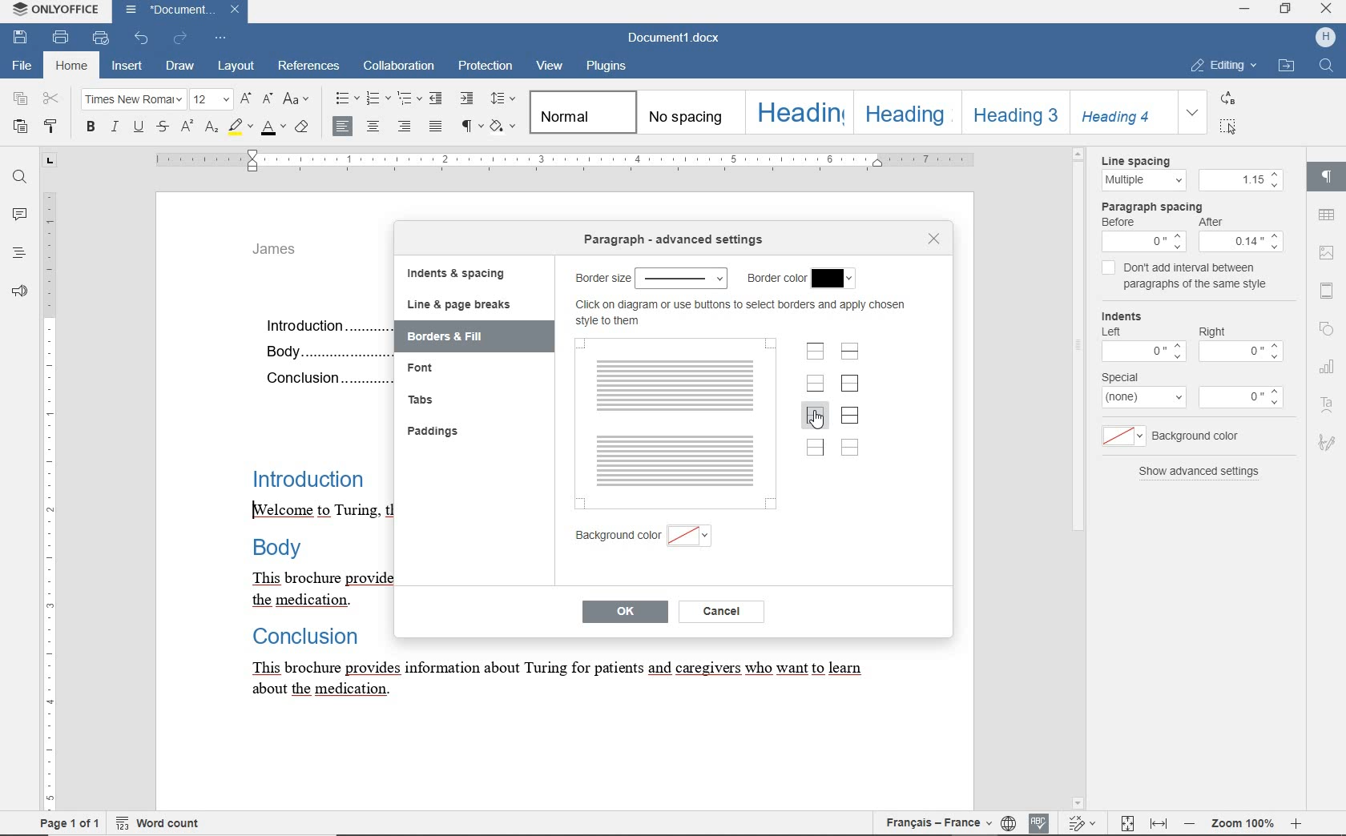 This screenshot has height=836, width=1346. What do you see at coordinates (1038, 822) in the screenshot?
I see `spell checking` at bounding box center [1038, 822].